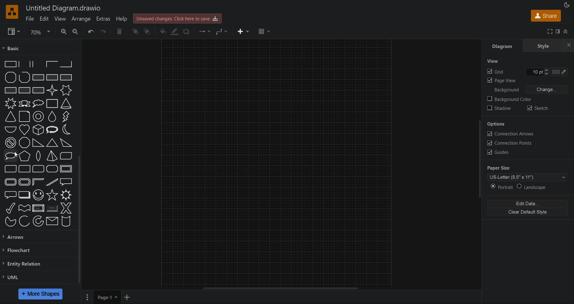 The width and height of the screenshot is (574, 304). Describe the element at coordinates (10, 130) in the screenshot. I see `Half Circle` at that location.